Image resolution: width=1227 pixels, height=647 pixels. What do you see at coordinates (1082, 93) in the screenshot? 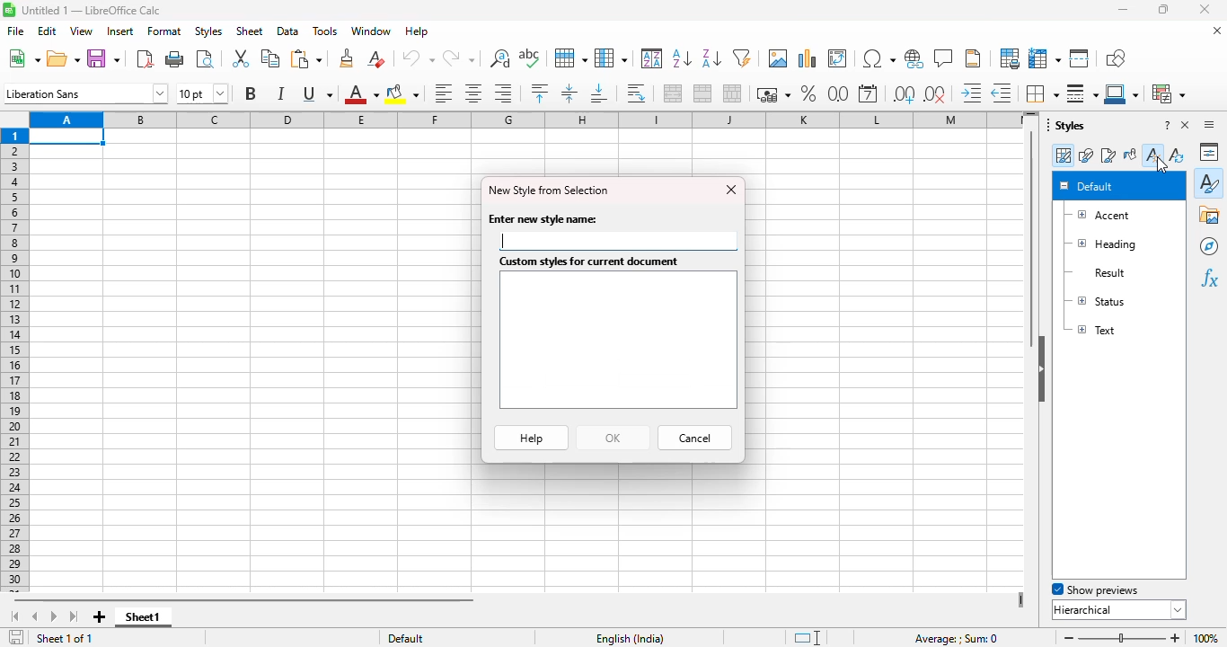
I see `border style` at bounding box center [1082, 93].